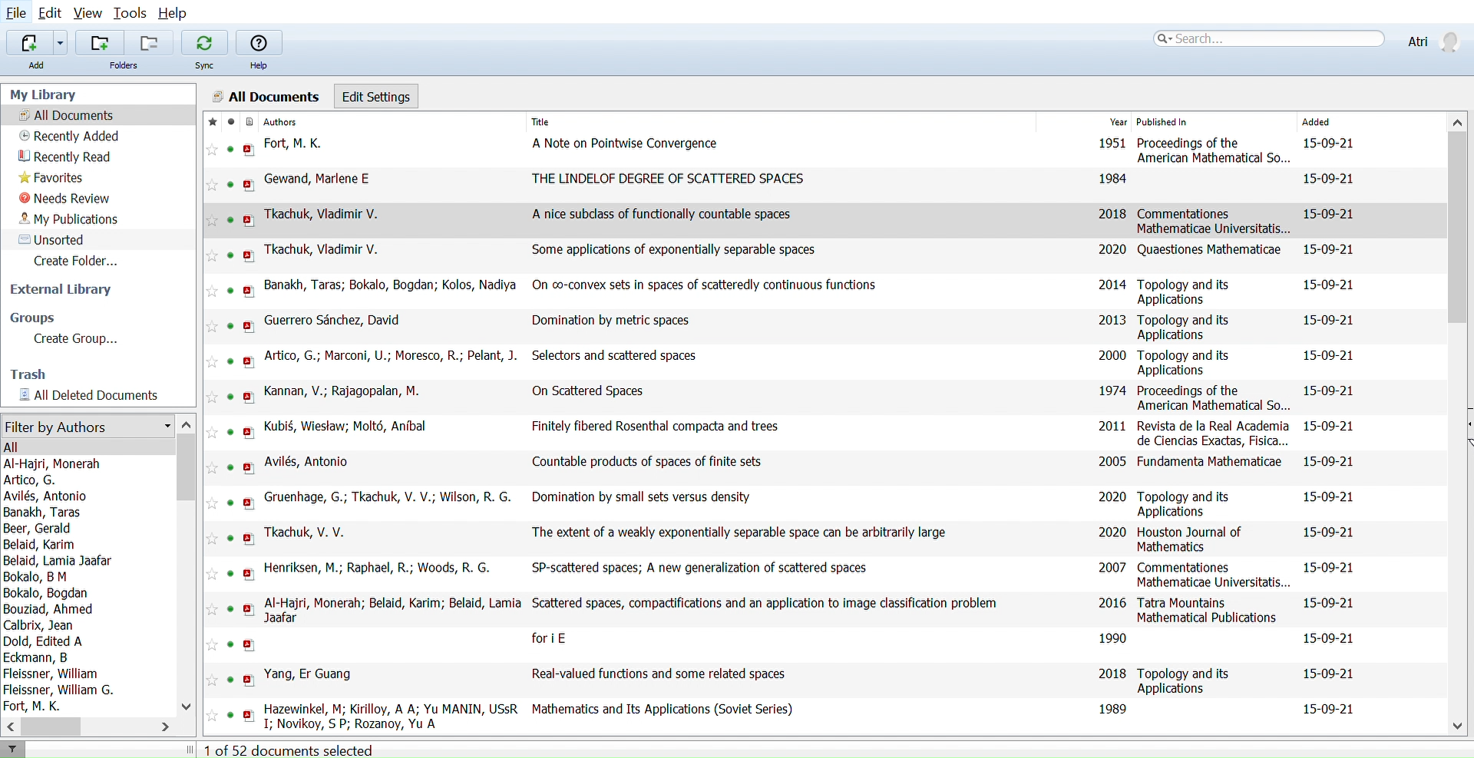 Image resolution: width=1474 pixels, height=758 pixels. Describe the element at coordinates (385, 122) in the screenshot. I see `Authors` at that location.